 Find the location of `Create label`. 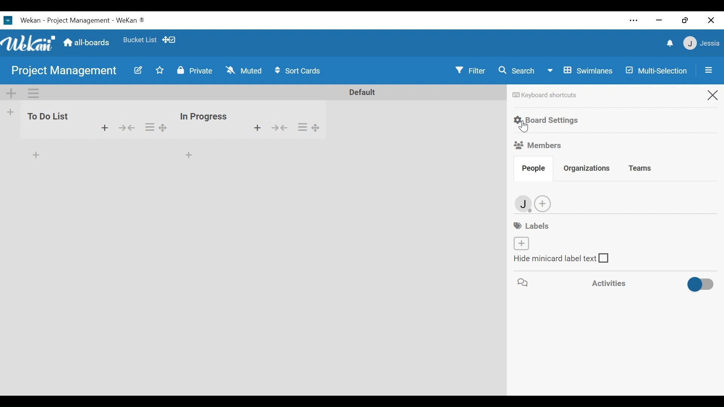

Create label is located at coordinates (521, 243).